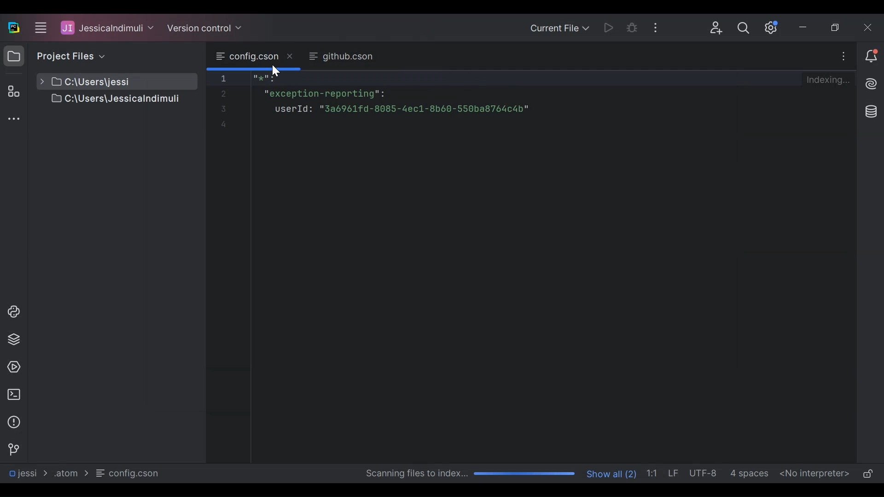 The height and width of the screenshot is (497, 884). Describe the element at coordinates (746, 28) in the screenshot. I see `Search` at that location.